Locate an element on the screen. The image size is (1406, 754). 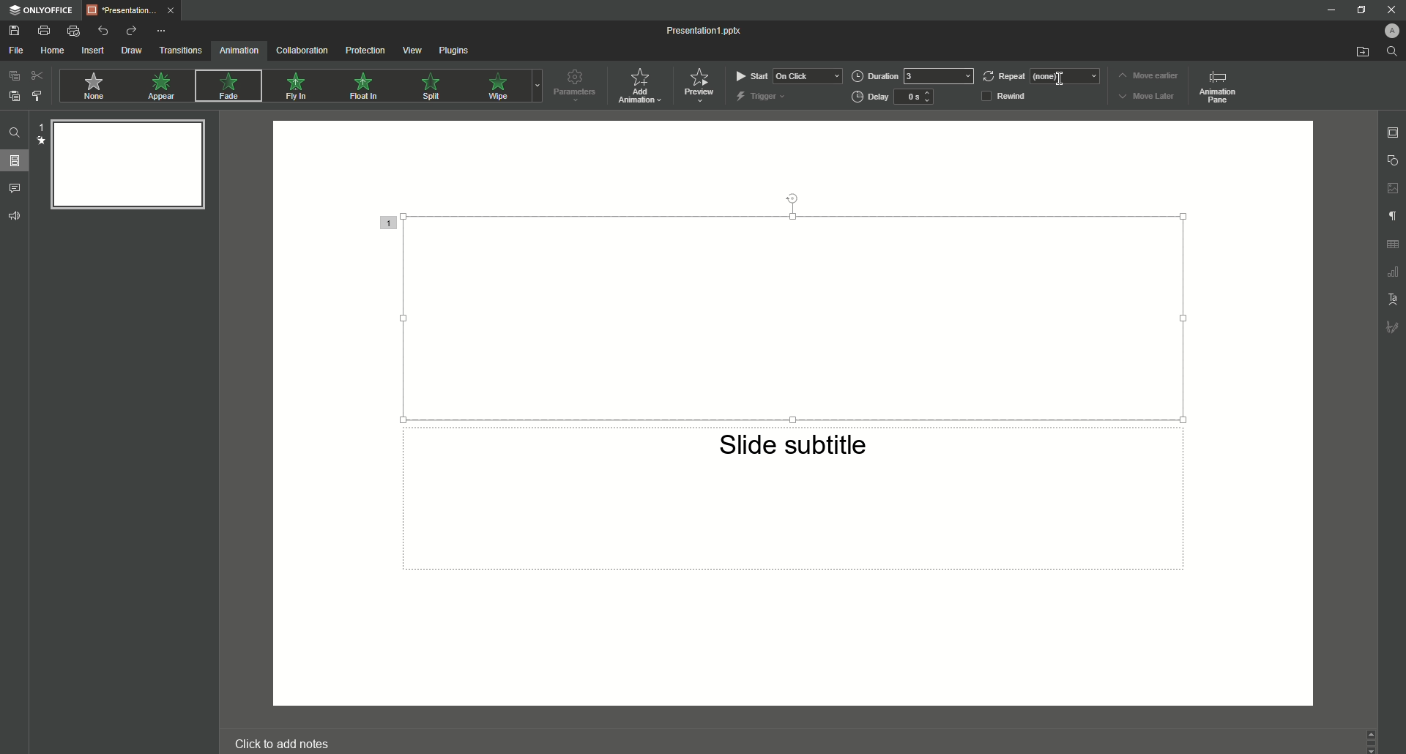
Print is located at coordinates (45, 30).